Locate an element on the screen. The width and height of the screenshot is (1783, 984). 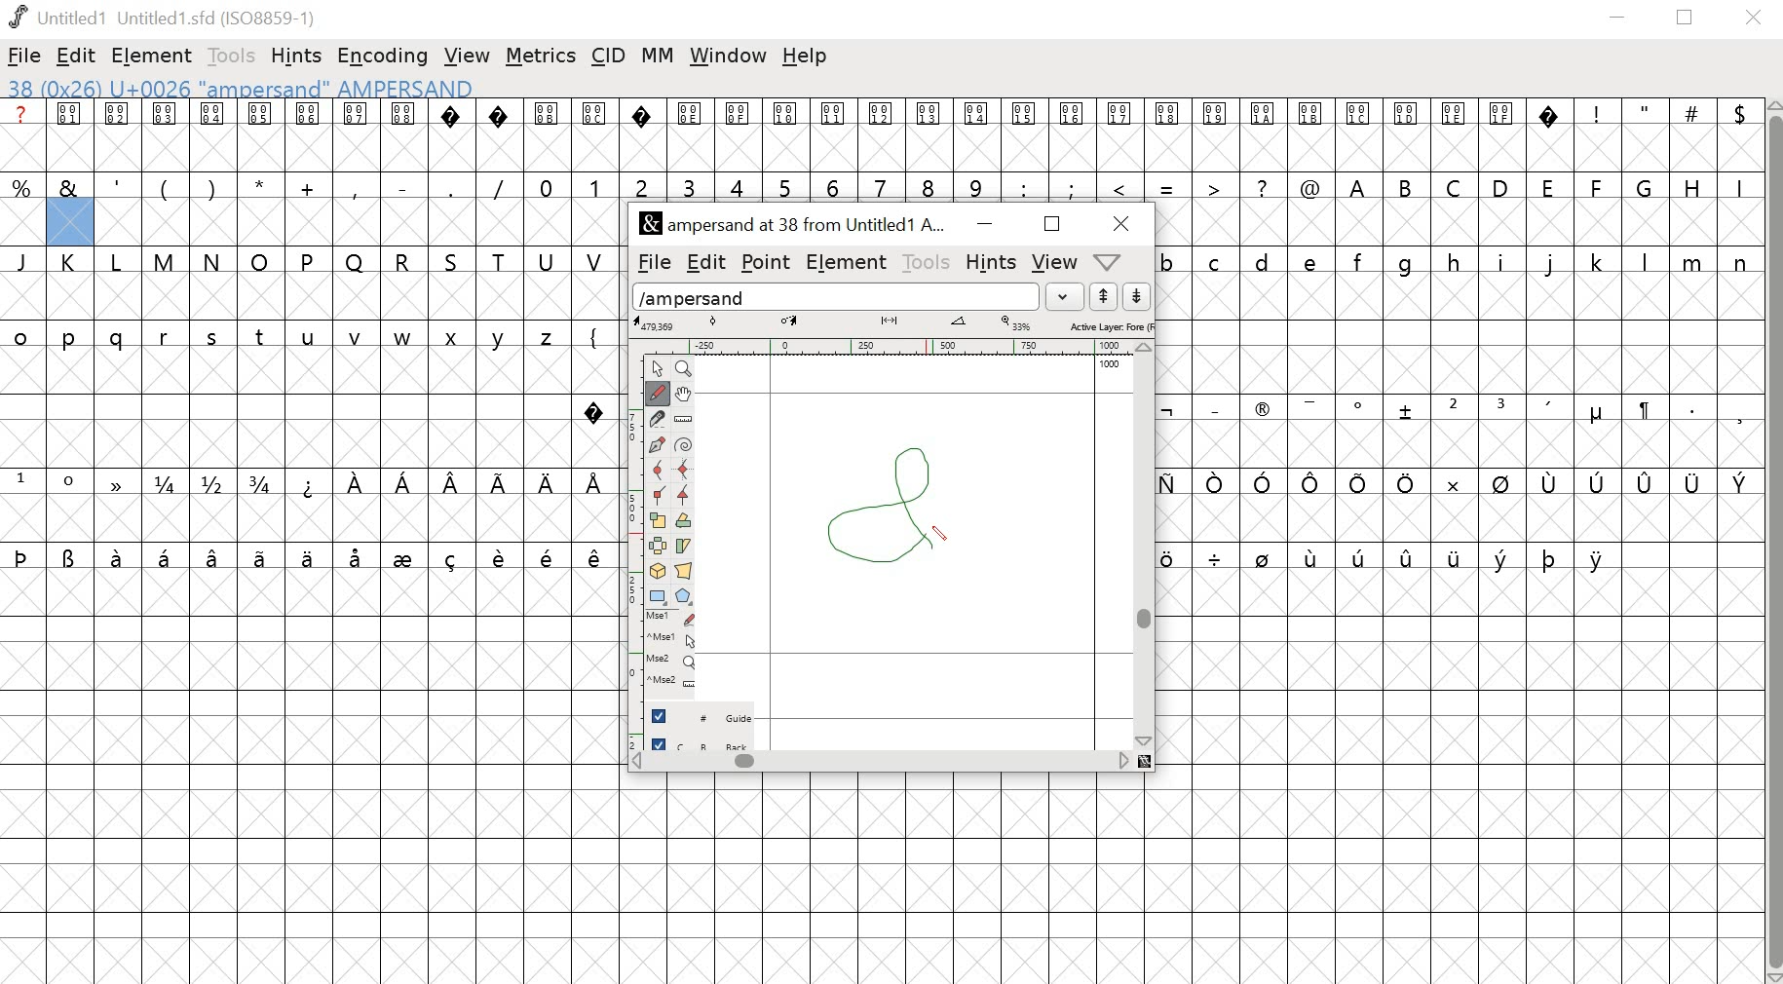
symbol is located at coordinates (595, 557).